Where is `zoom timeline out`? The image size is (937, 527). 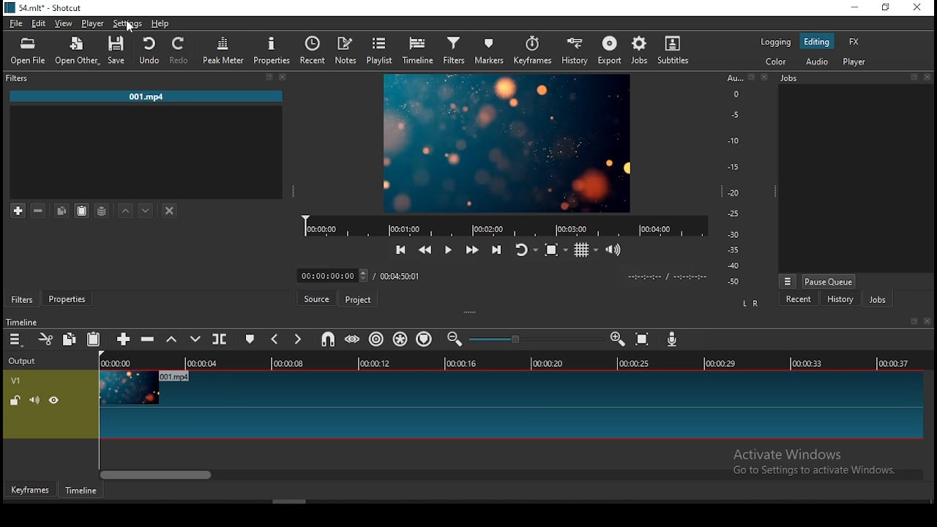
zoom timeline out is located at coordinates (619, 339).